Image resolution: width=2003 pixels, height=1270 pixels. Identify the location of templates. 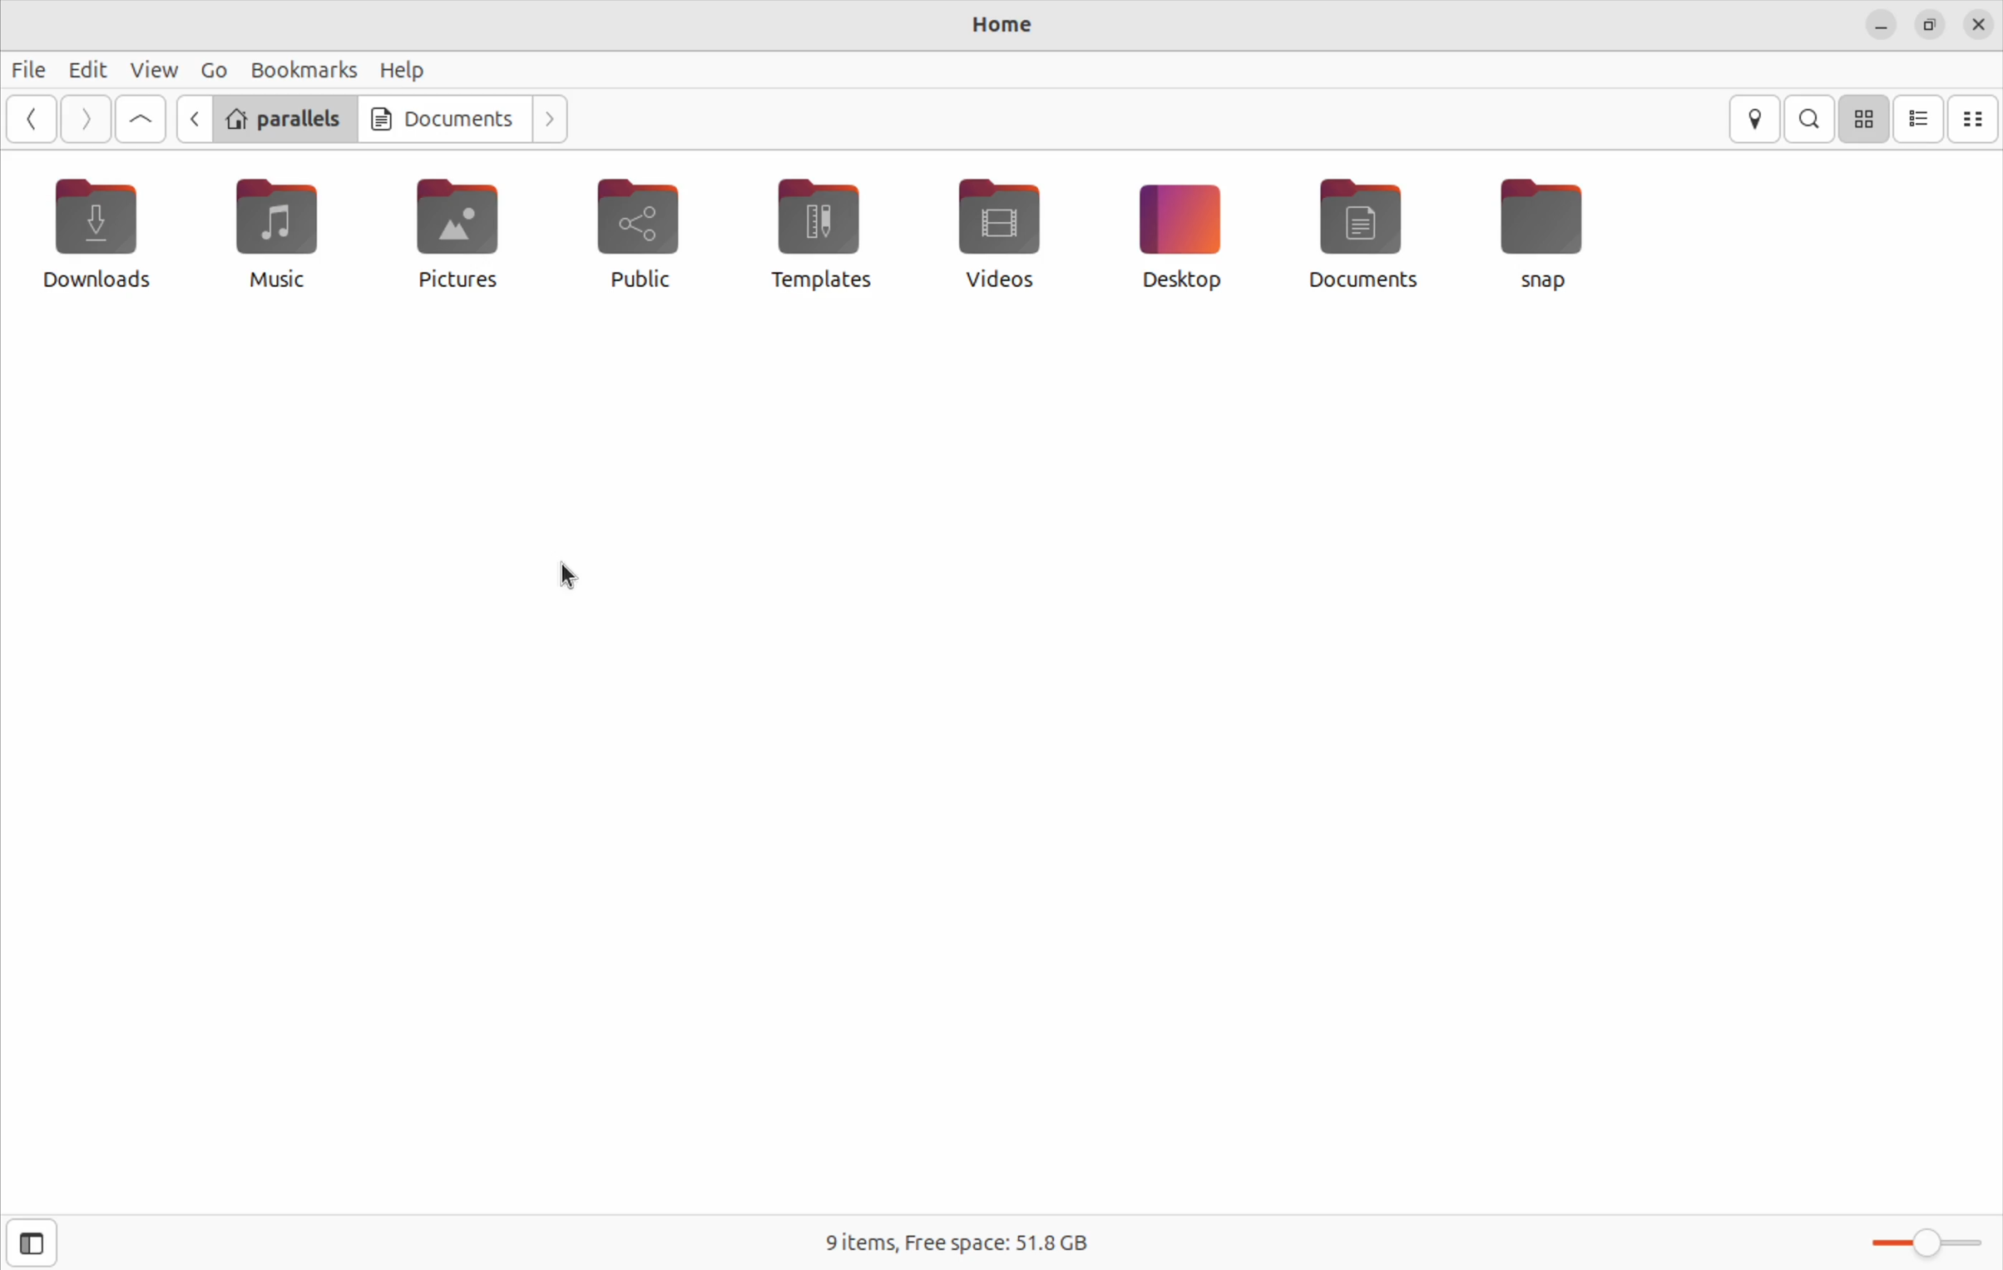
(827, 235).